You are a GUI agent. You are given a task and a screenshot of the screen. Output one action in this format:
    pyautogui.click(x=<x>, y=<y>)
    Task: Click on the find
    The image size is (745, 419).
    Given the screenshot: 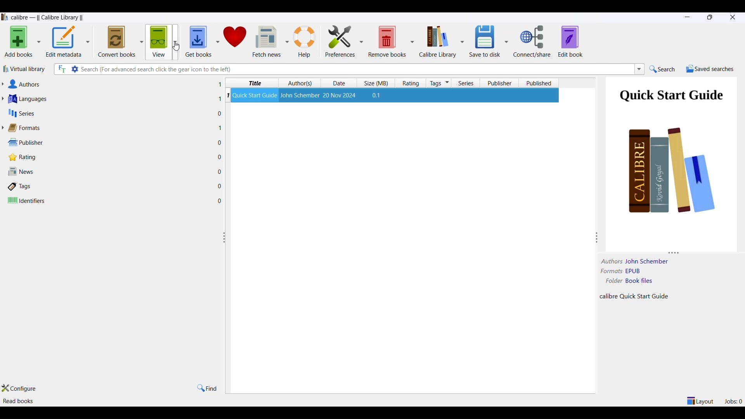 What is the action you would take?
    pyautogui.click(x=208, y=388)
    